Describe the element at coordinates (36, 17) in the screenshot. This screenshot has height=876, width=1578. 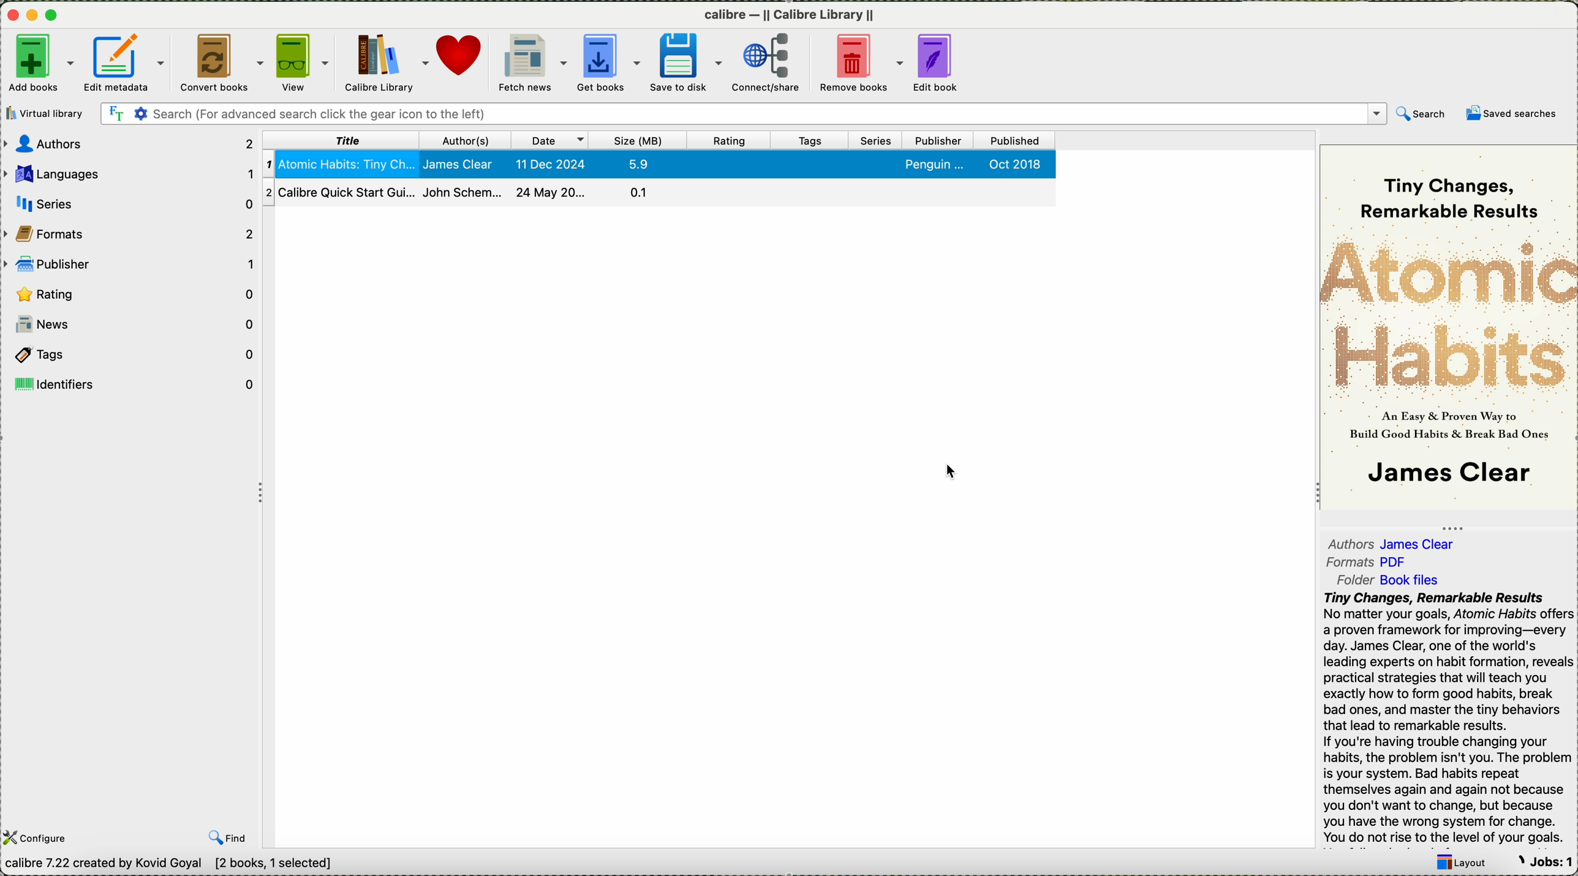
I see `minimize` at that location.